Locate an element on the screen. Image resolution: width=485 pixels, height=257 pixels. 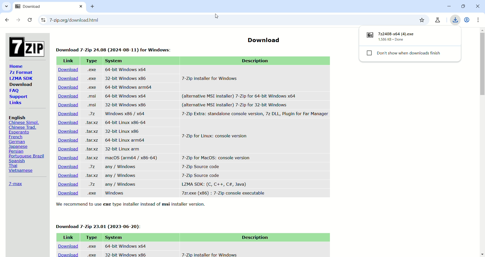
Vietnamese is located at coordinates (20, 171).